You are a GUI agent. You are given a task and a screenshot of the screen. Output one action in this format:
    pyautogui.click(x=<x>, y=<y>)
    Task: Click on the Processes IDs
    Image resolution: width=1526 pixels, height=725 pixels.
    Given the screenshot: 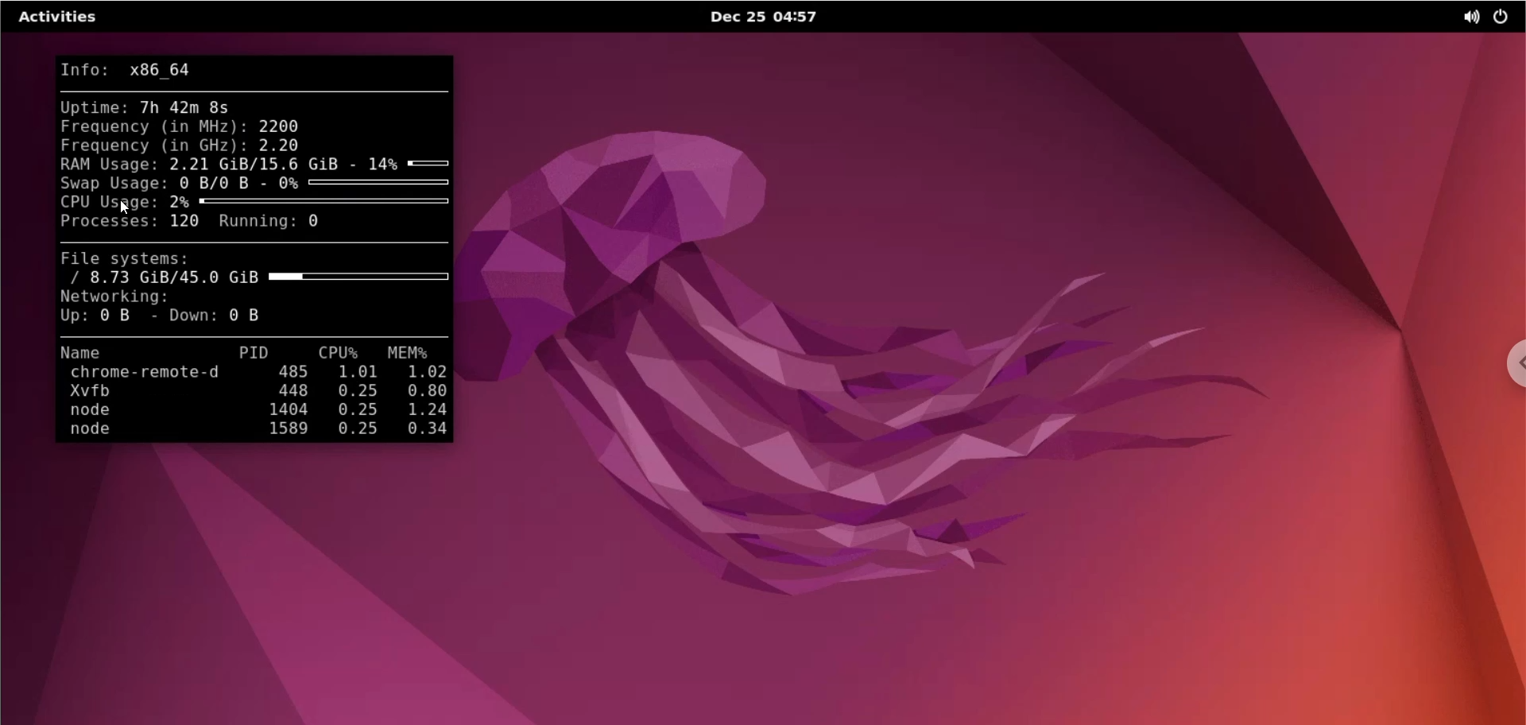 What is the action you would take?
    pyautogui.click(x=294, y=404)
    